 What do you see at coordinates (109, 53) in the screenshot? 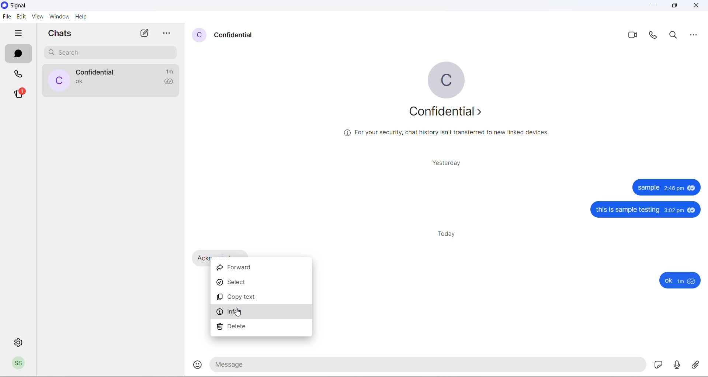
I see `search chat` at bounding box center [109, 53].